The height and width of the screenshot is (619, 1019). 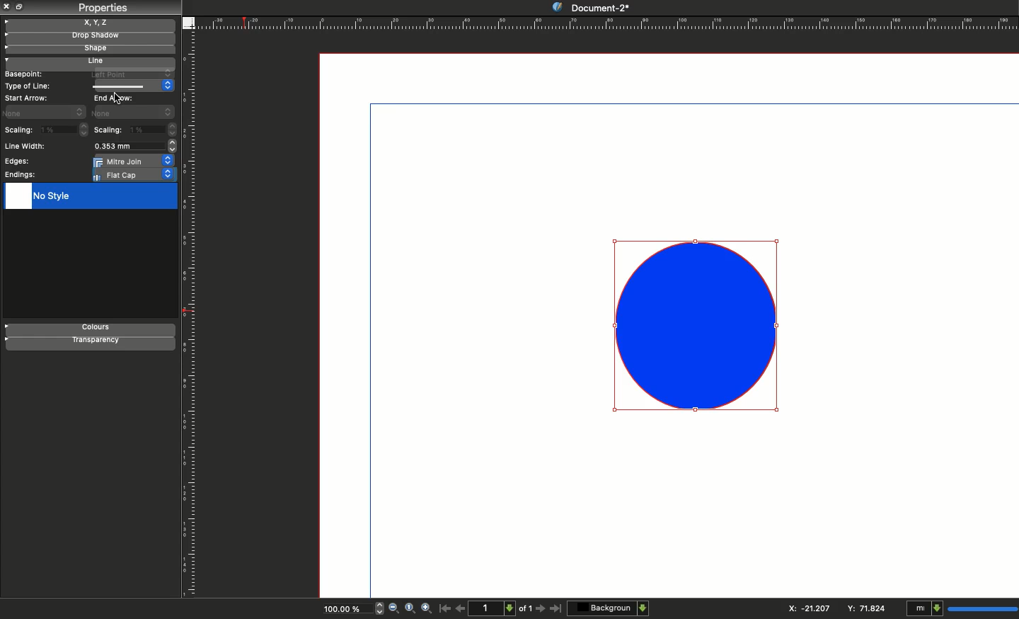 What do you see at coordinates (427, 609) in the screenshot?
I see `Zoom in` at bounding box center [427, 609].